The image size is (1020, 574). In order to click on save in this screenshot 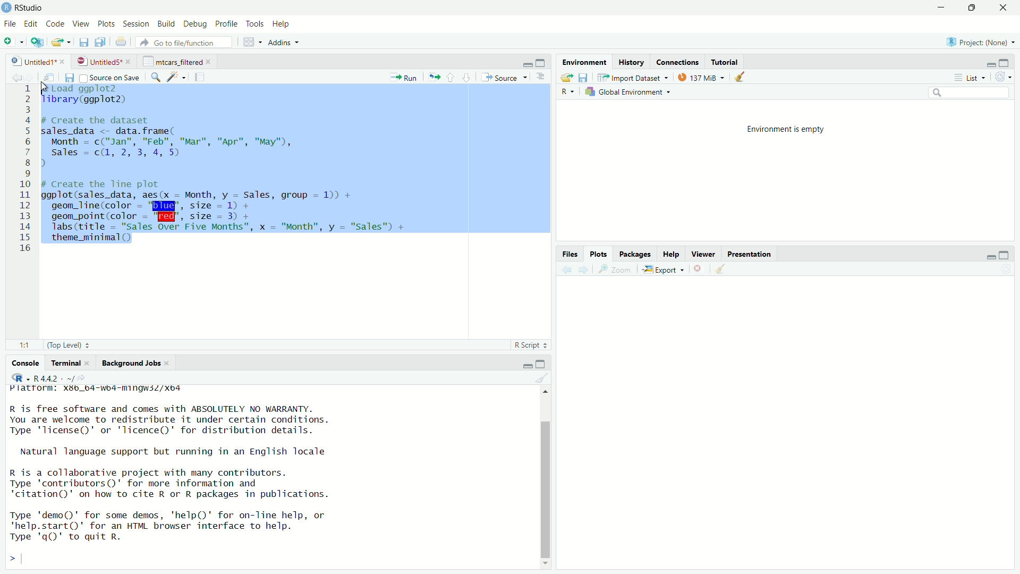, I will do `click(585, 78)`.